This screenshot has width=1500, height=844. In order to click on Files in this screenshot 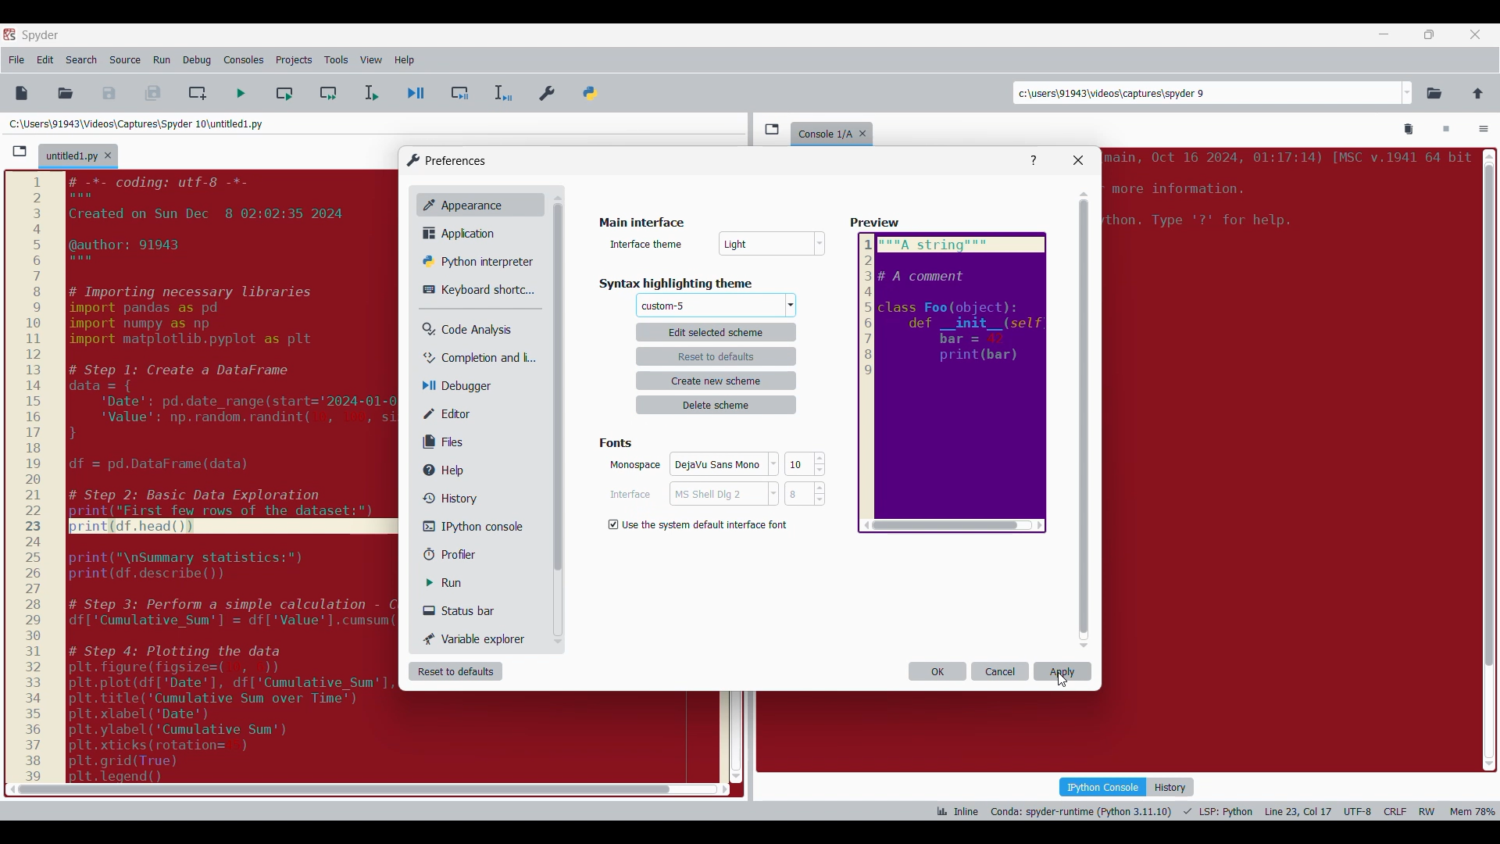, I will do `click(447, 442)`.